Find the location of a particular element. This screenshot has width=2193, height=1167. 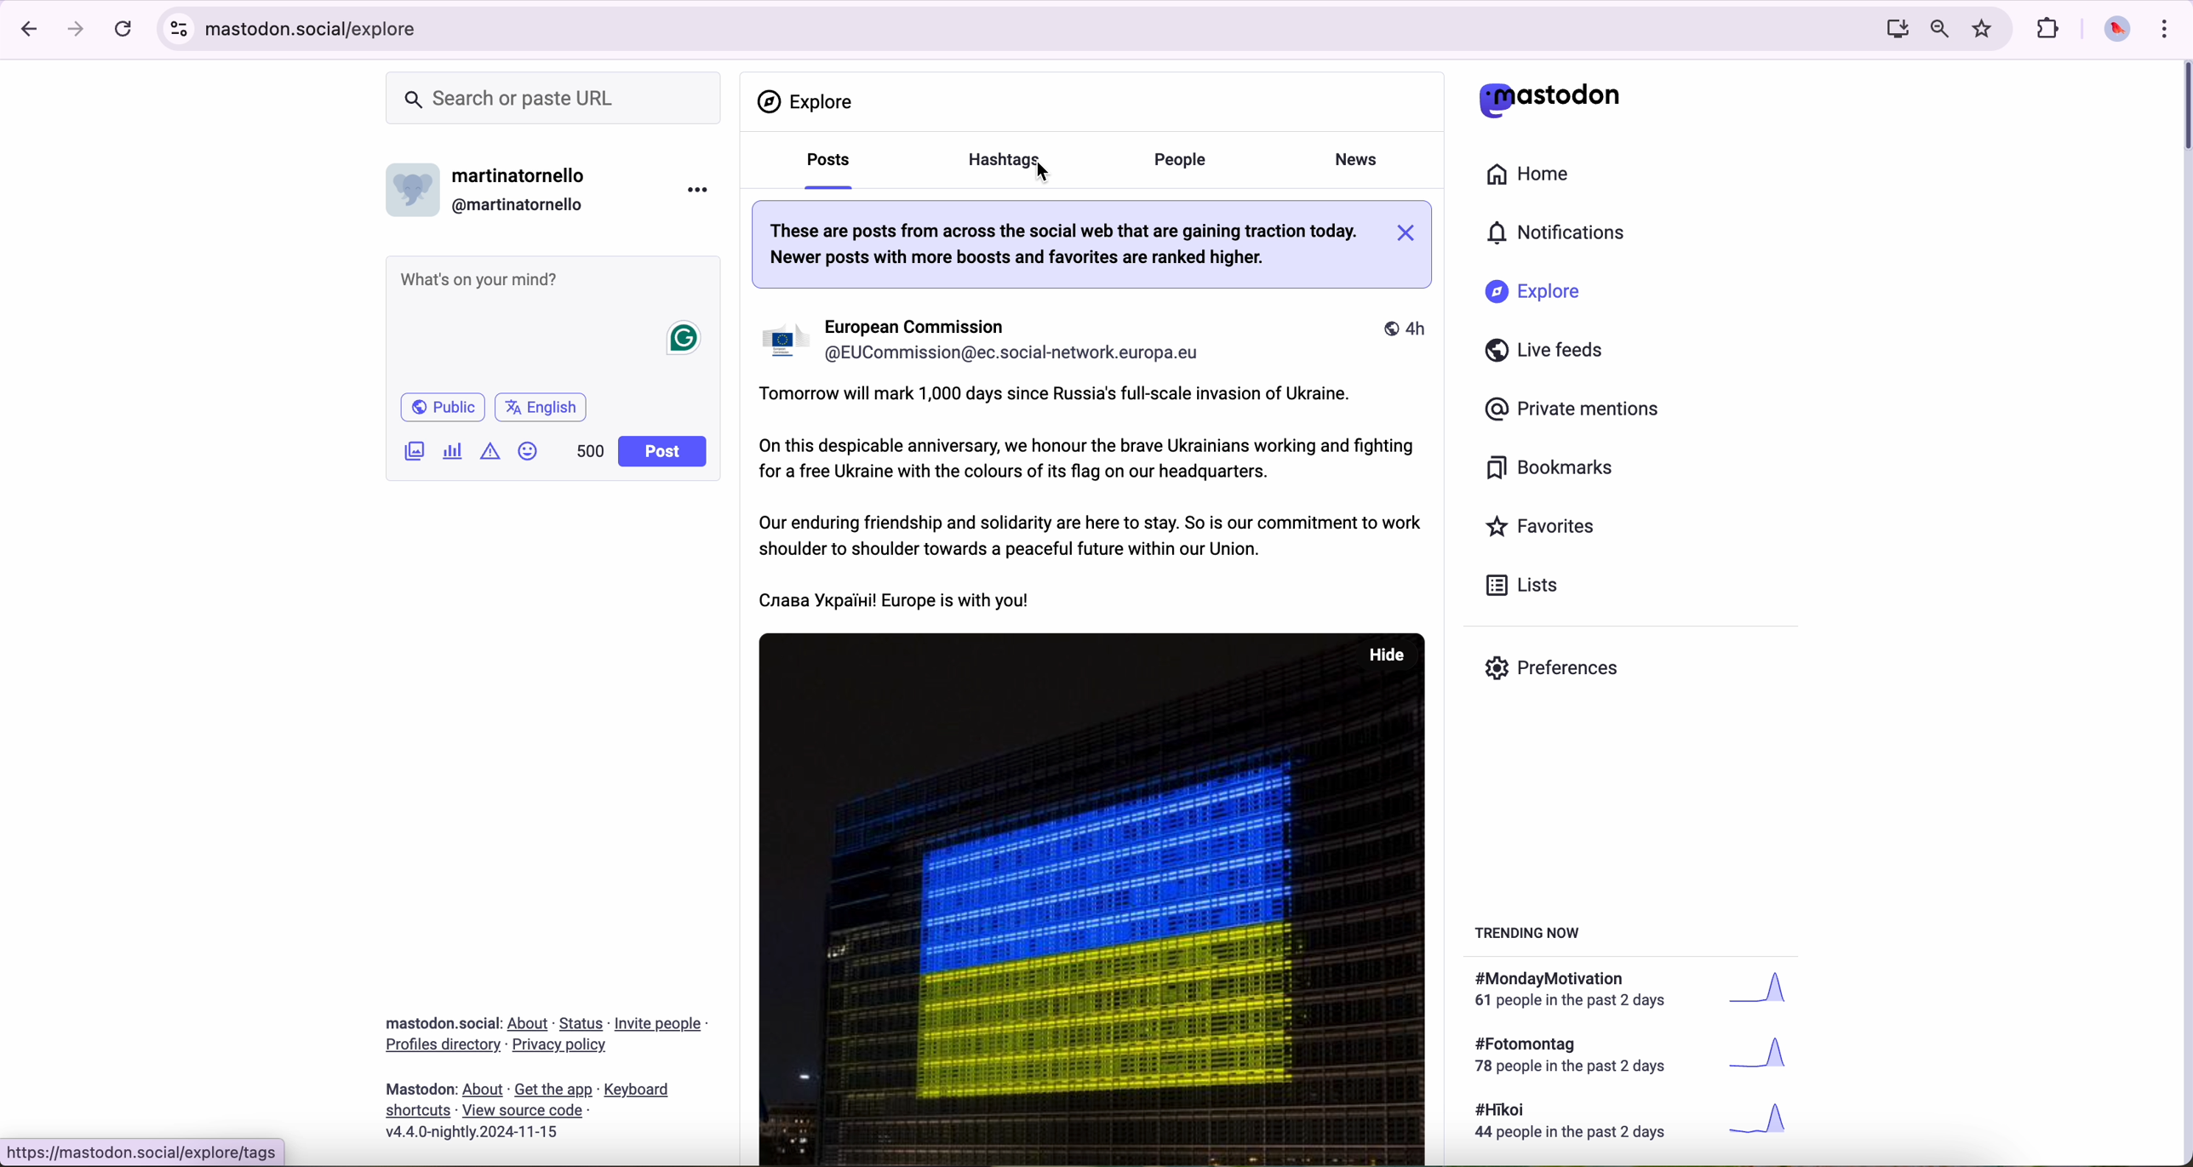

refresh the page is located at coordinates (123, 31).